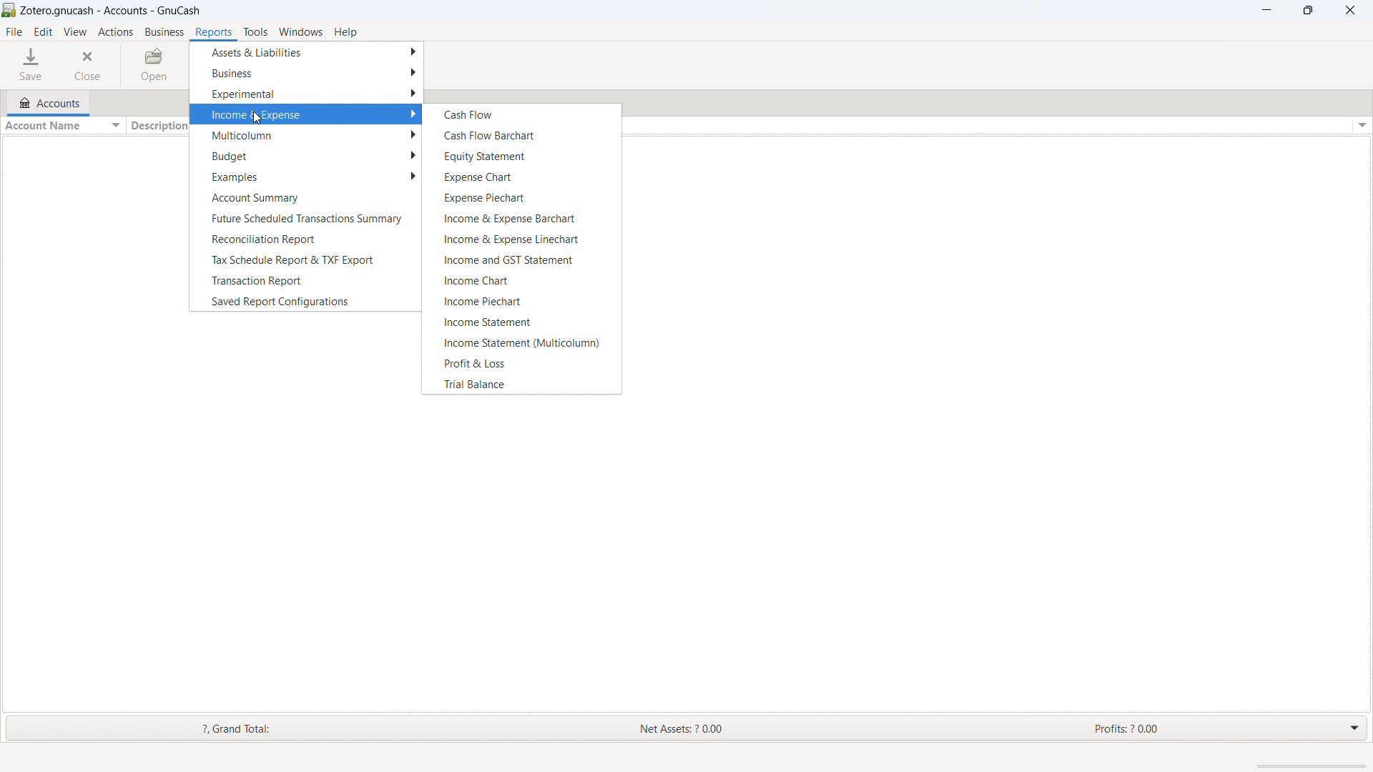 Image resolution: width=1373 pixels, height=772 pixels. What do you see at coordinates (164, 31) in the screenshot?
I see `business` at bounding box center [164, 31].